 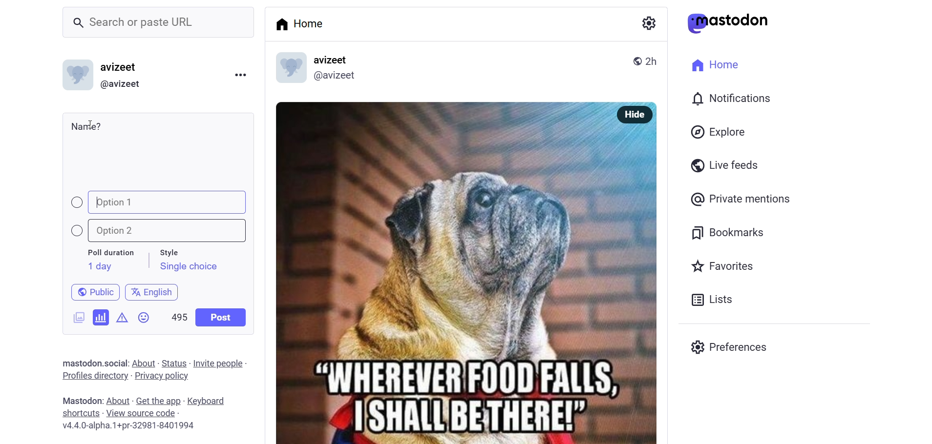 I want to click on emoji, so click(x=145, y=320).